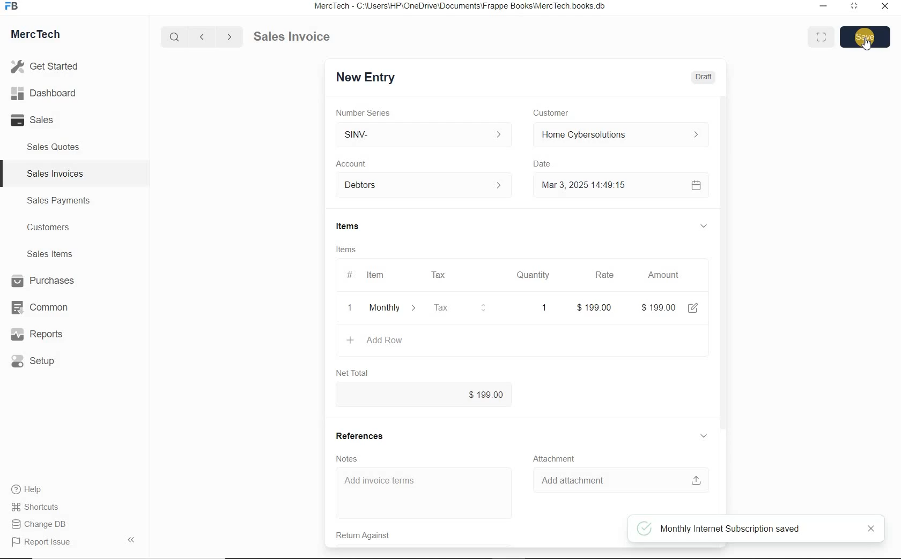 The width and height of the screenshot is (901, 559). Describe the element at coordinates (350, 339) in the screenshot. I see `plus` at that location.